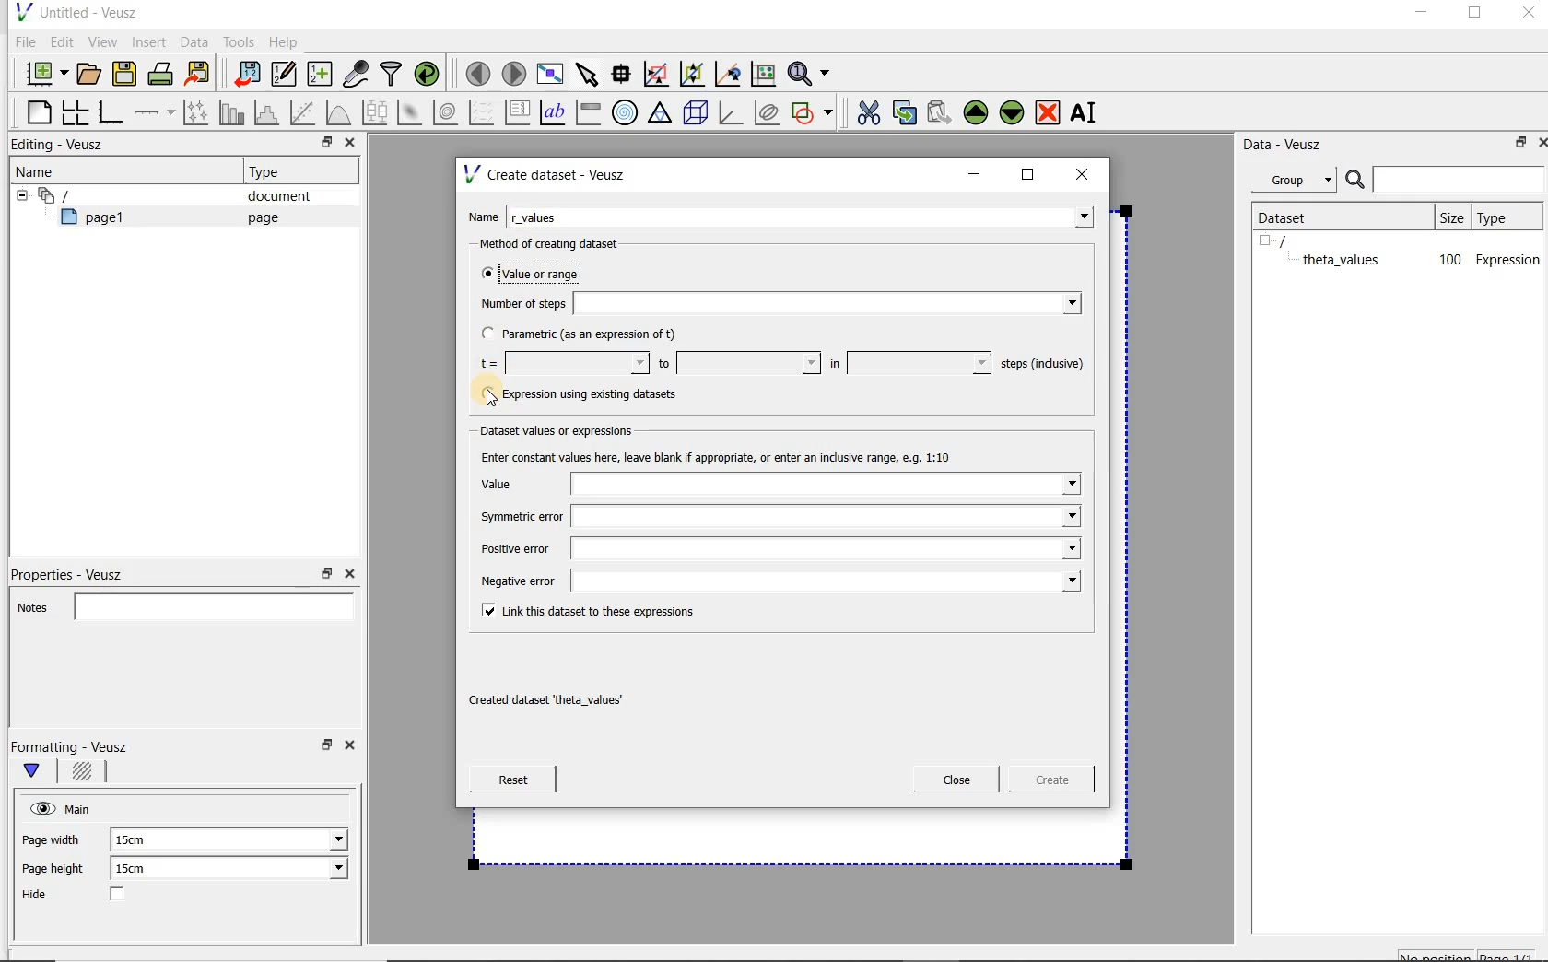 Image resolution: width=1548 pixels, height=962 pixels. I want to click on /document name, so click(1299, 240).